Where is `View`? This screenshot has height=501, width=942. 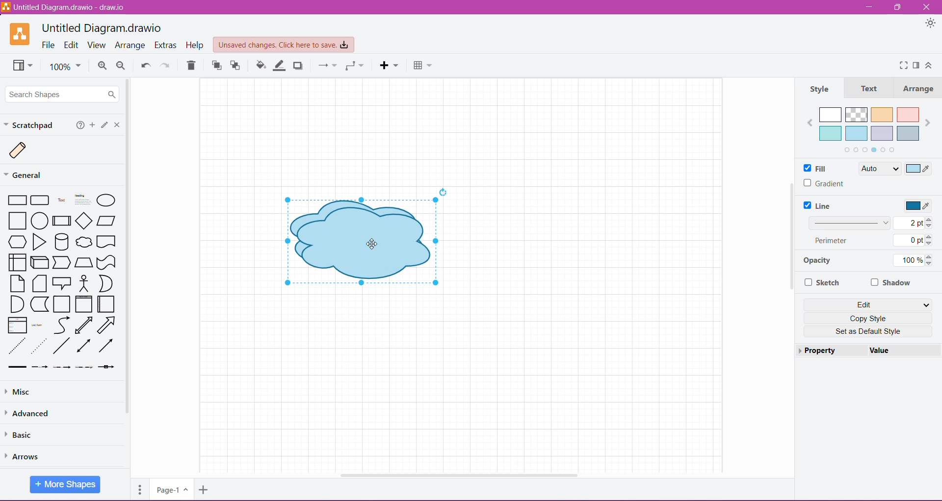 View is located at coordinates (24, 66).